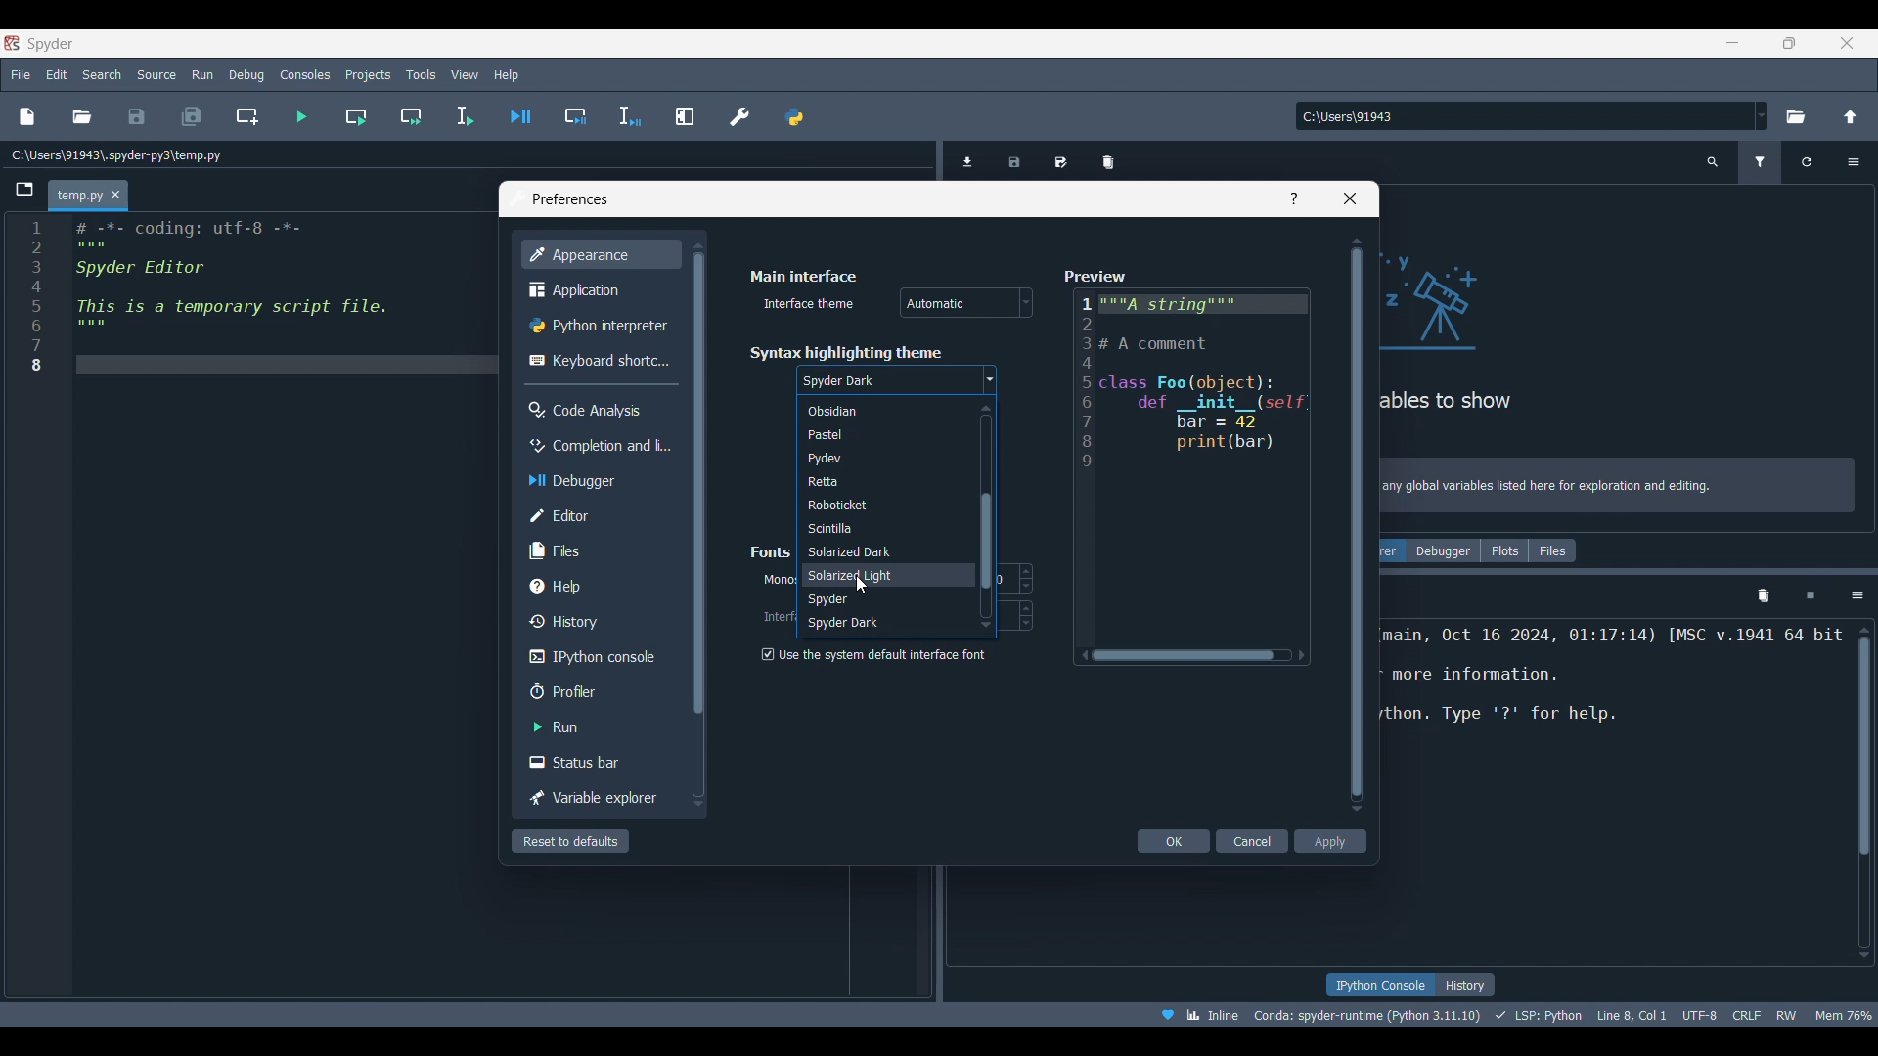 Image resolution: width=1878 pixels, height=1056 pixels. What do you see at coordinates (27, 116) in the screenshot?
I see `New file` at bounding box center [27, 116].